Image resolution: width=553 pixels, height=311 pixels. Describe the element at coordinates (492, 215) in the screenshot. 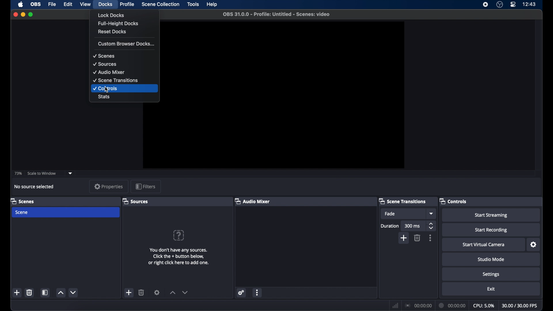

I see `start streaming` at that location.